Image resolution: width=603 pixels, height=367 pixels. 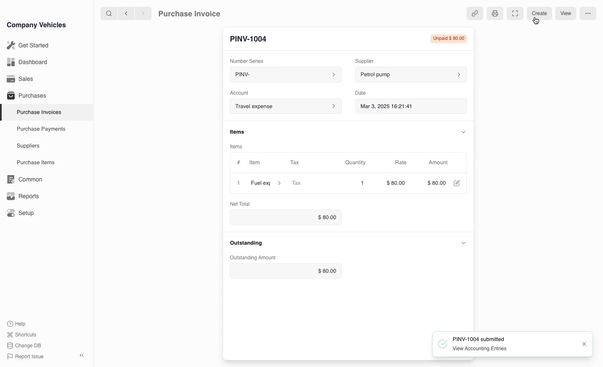 What do you see at coordinates (125, 13) in the screenshot?
I see `previous` at bounding box center [125, 13].